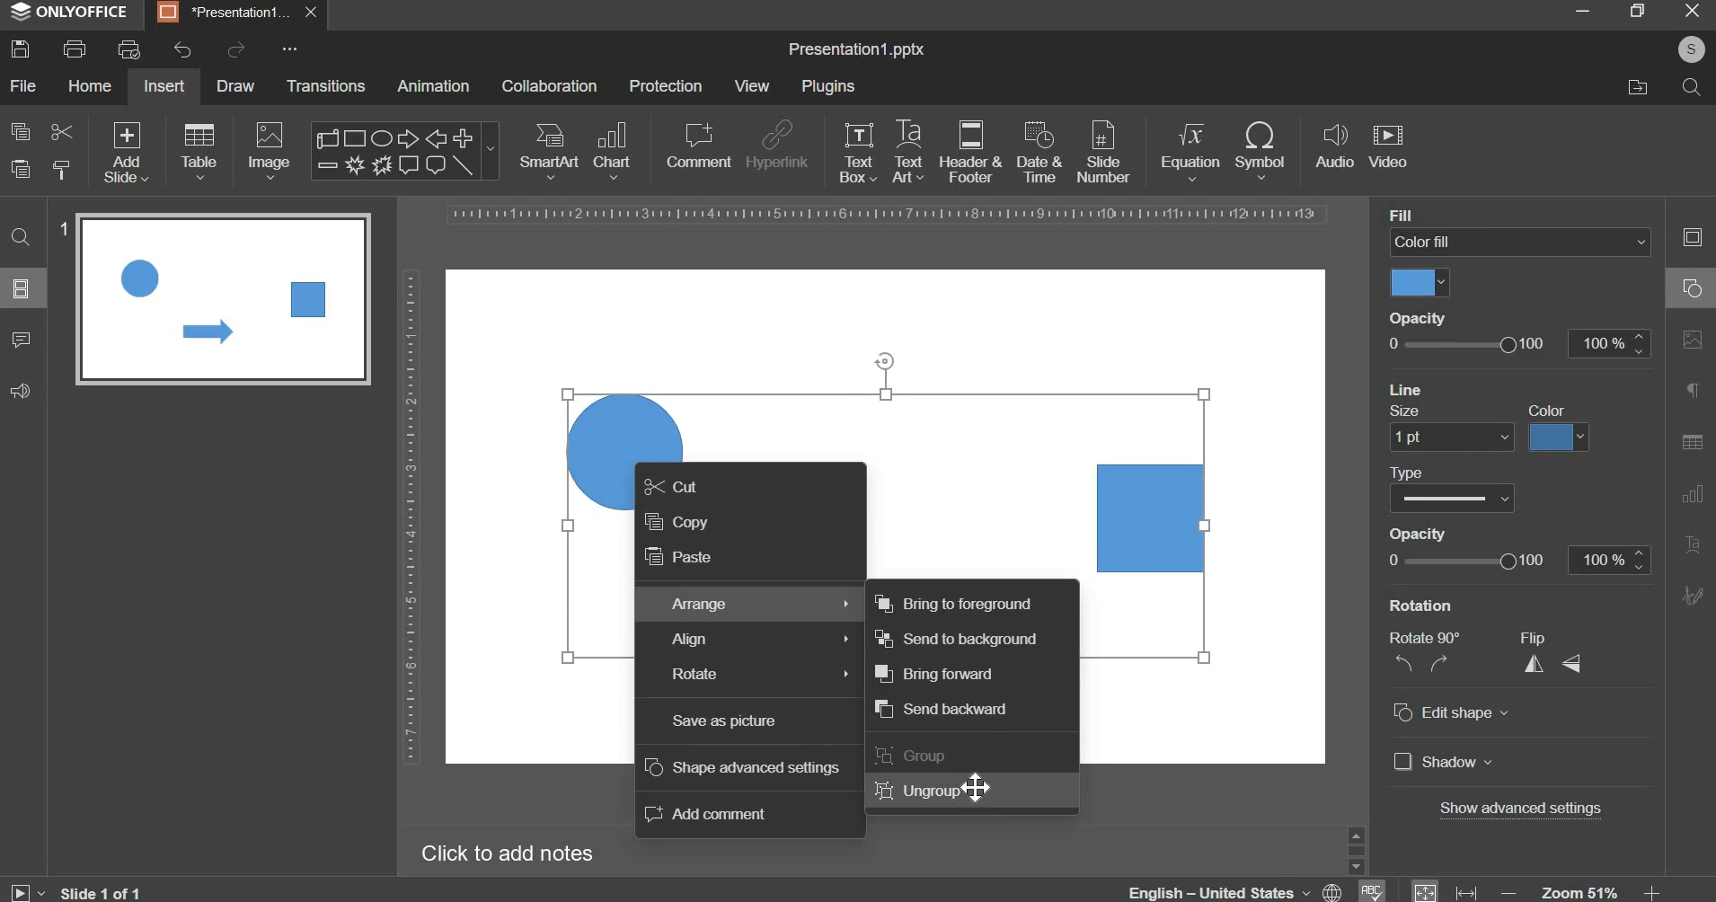 Image resolution: width=1716 pixels, height=902 pixels. I want to click on vertical scale, so click(410, 517).